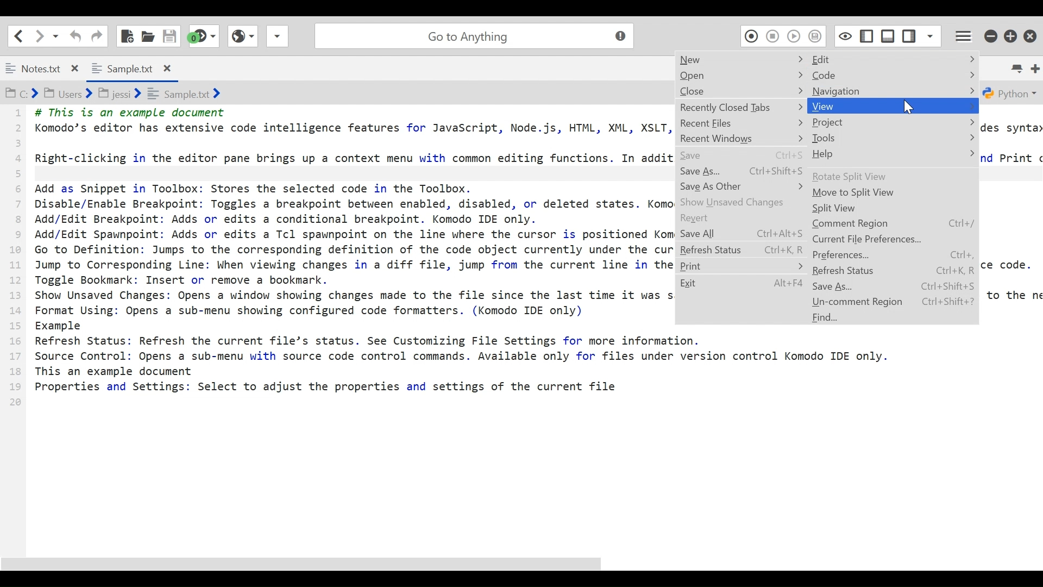 Image resolution: width=1043 pixels, height=587 pixels. What do you see at coordinates (893, 154) in the screenshot?
I see `Help` at bounding box center [893, 154].